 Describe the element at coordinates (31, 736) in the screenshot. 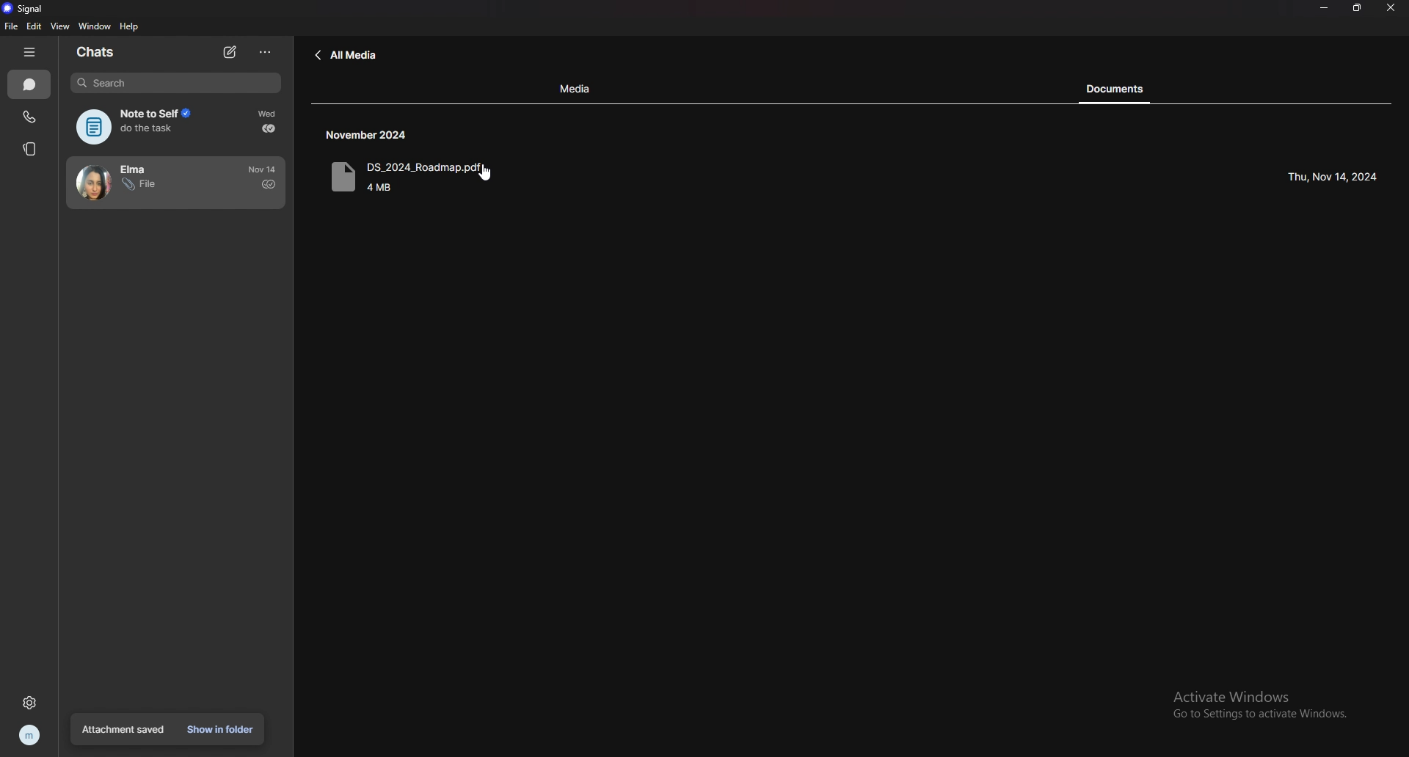

I see `profile` at that location.